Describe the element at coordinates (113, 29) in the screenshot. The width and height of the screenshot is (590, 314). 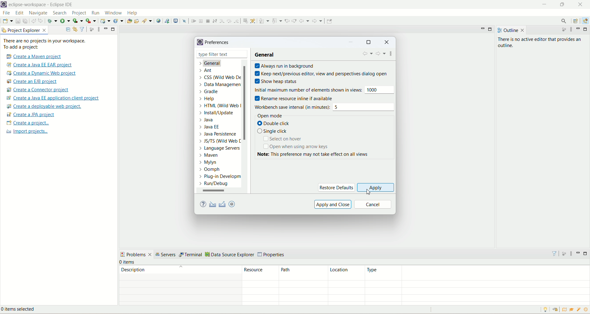
I see `maximize` at that location.